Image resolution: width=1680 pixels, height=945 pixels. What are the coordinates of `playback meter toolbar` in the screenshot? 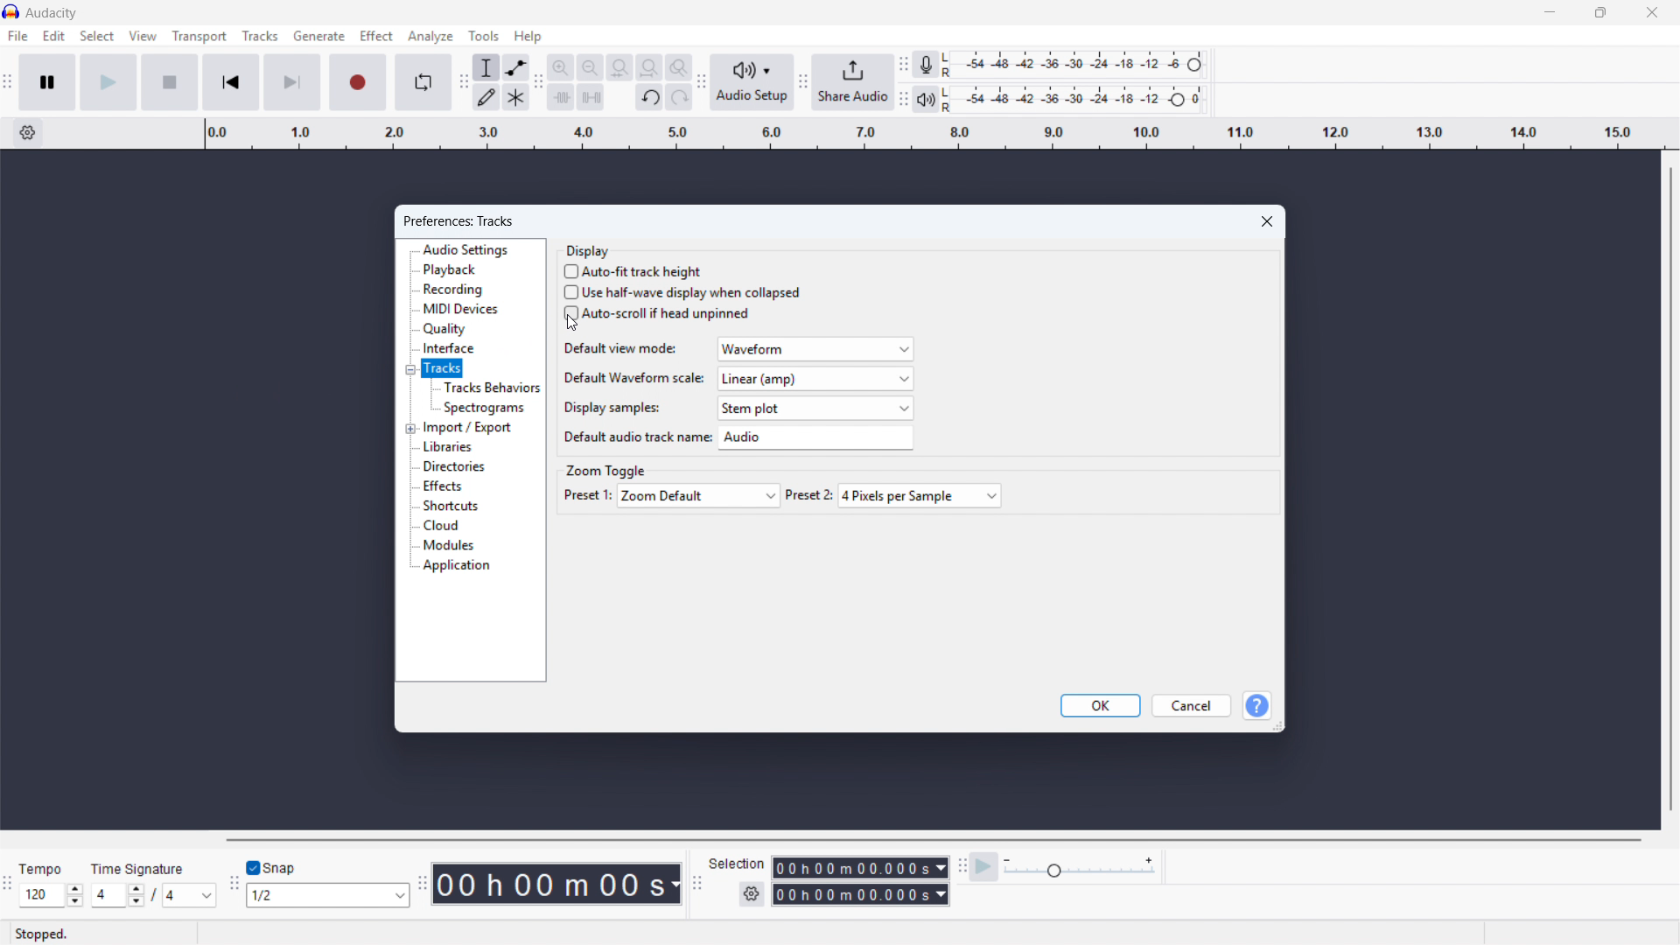 It's located at (903, 99).